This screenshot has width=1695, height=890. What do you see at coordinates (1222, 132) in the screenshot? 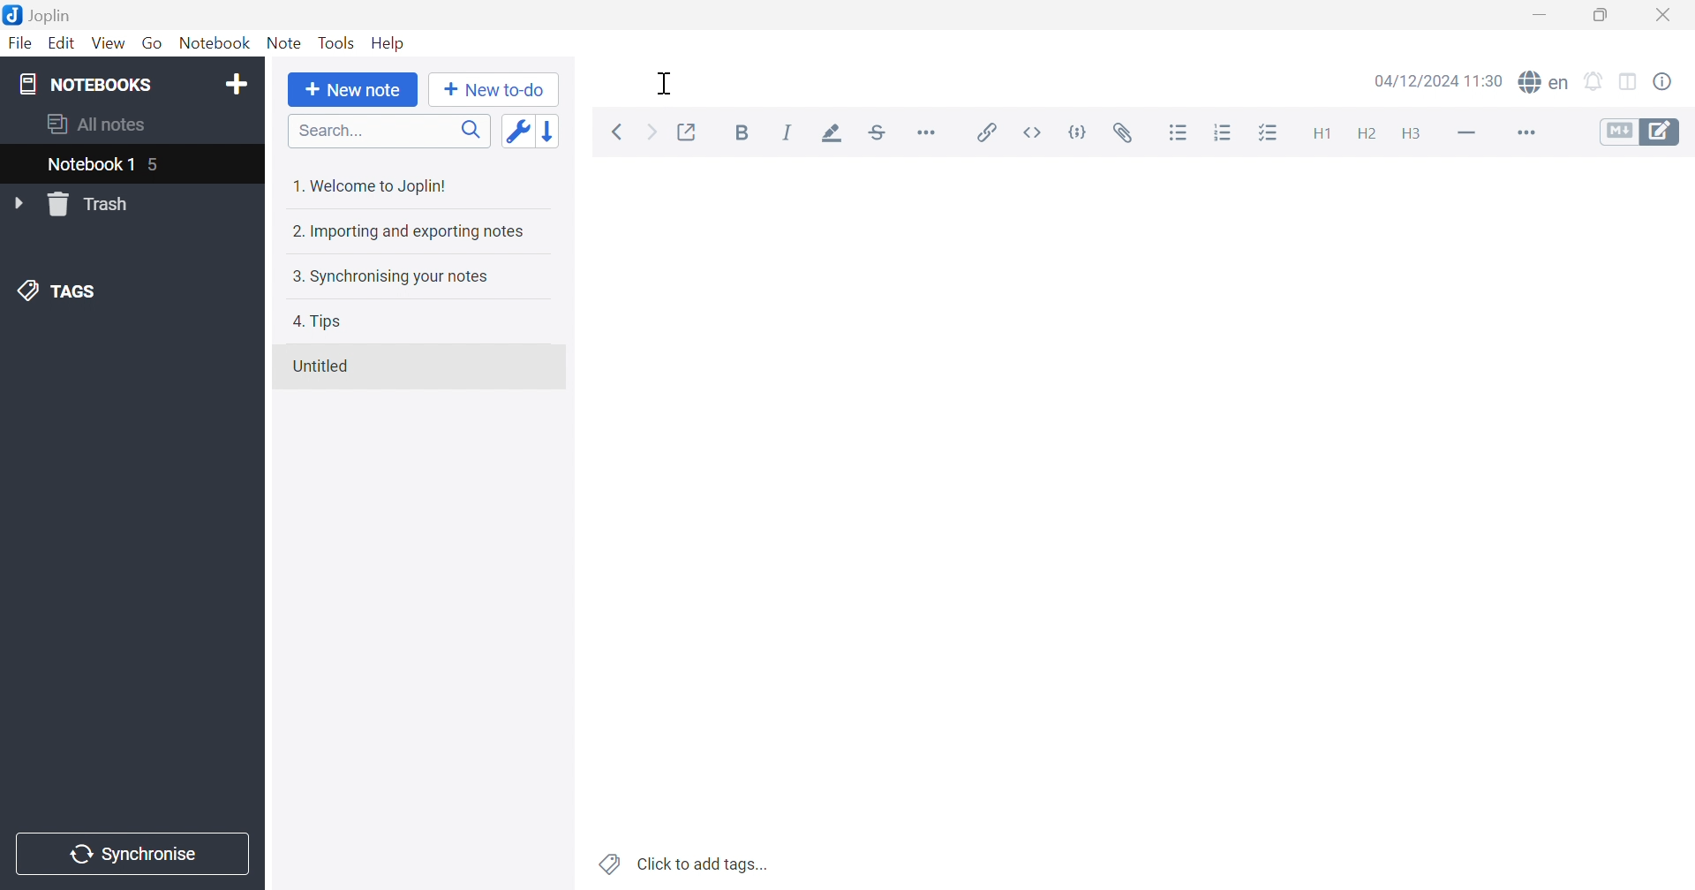
I see `Numbered list` at bounding box center [1222, 132].